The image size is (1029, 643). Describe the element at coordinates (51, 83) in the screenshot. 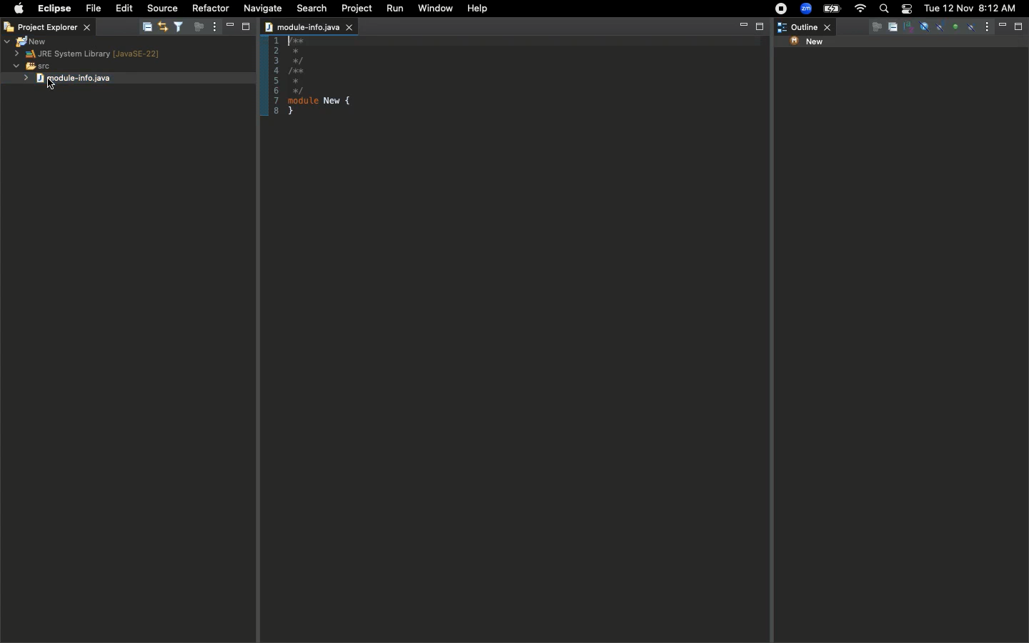

I see `cursor` at that location.